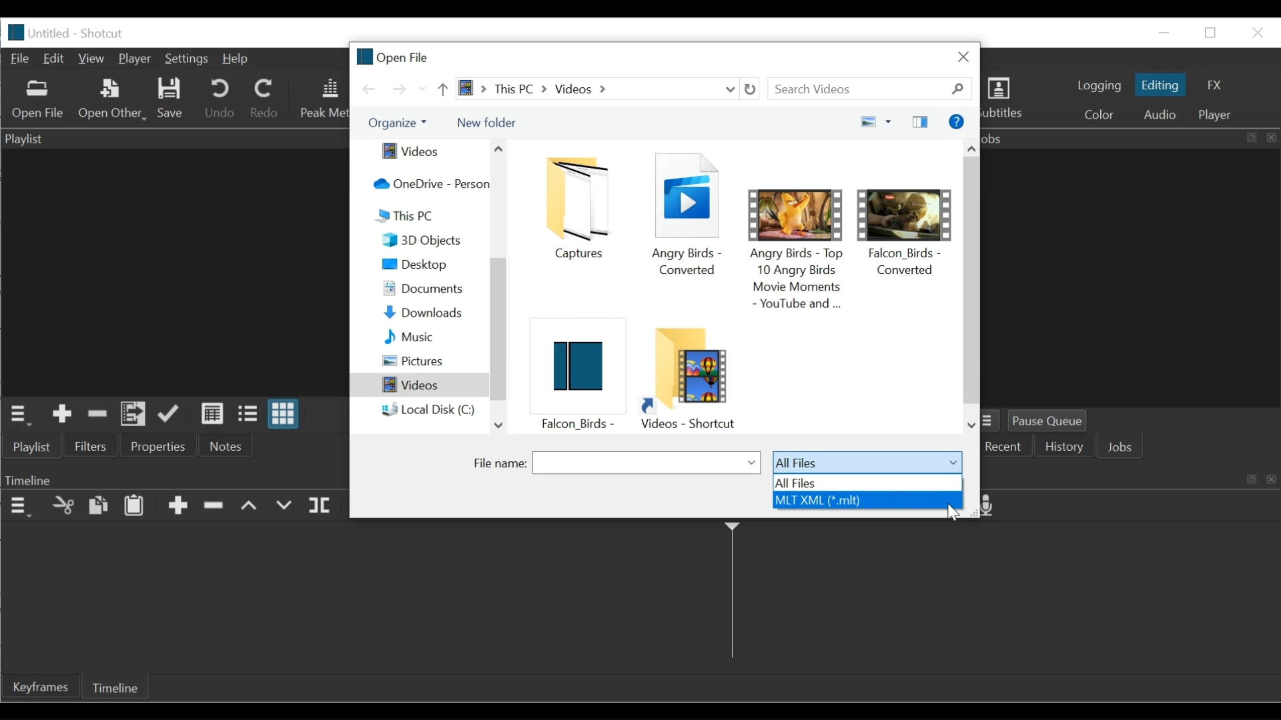 Image resolution: width=1281 pixels, height=720 pixels. Describe the element at coordinates (426, 185) in the screenshot. I see `OneDrive` at that location.